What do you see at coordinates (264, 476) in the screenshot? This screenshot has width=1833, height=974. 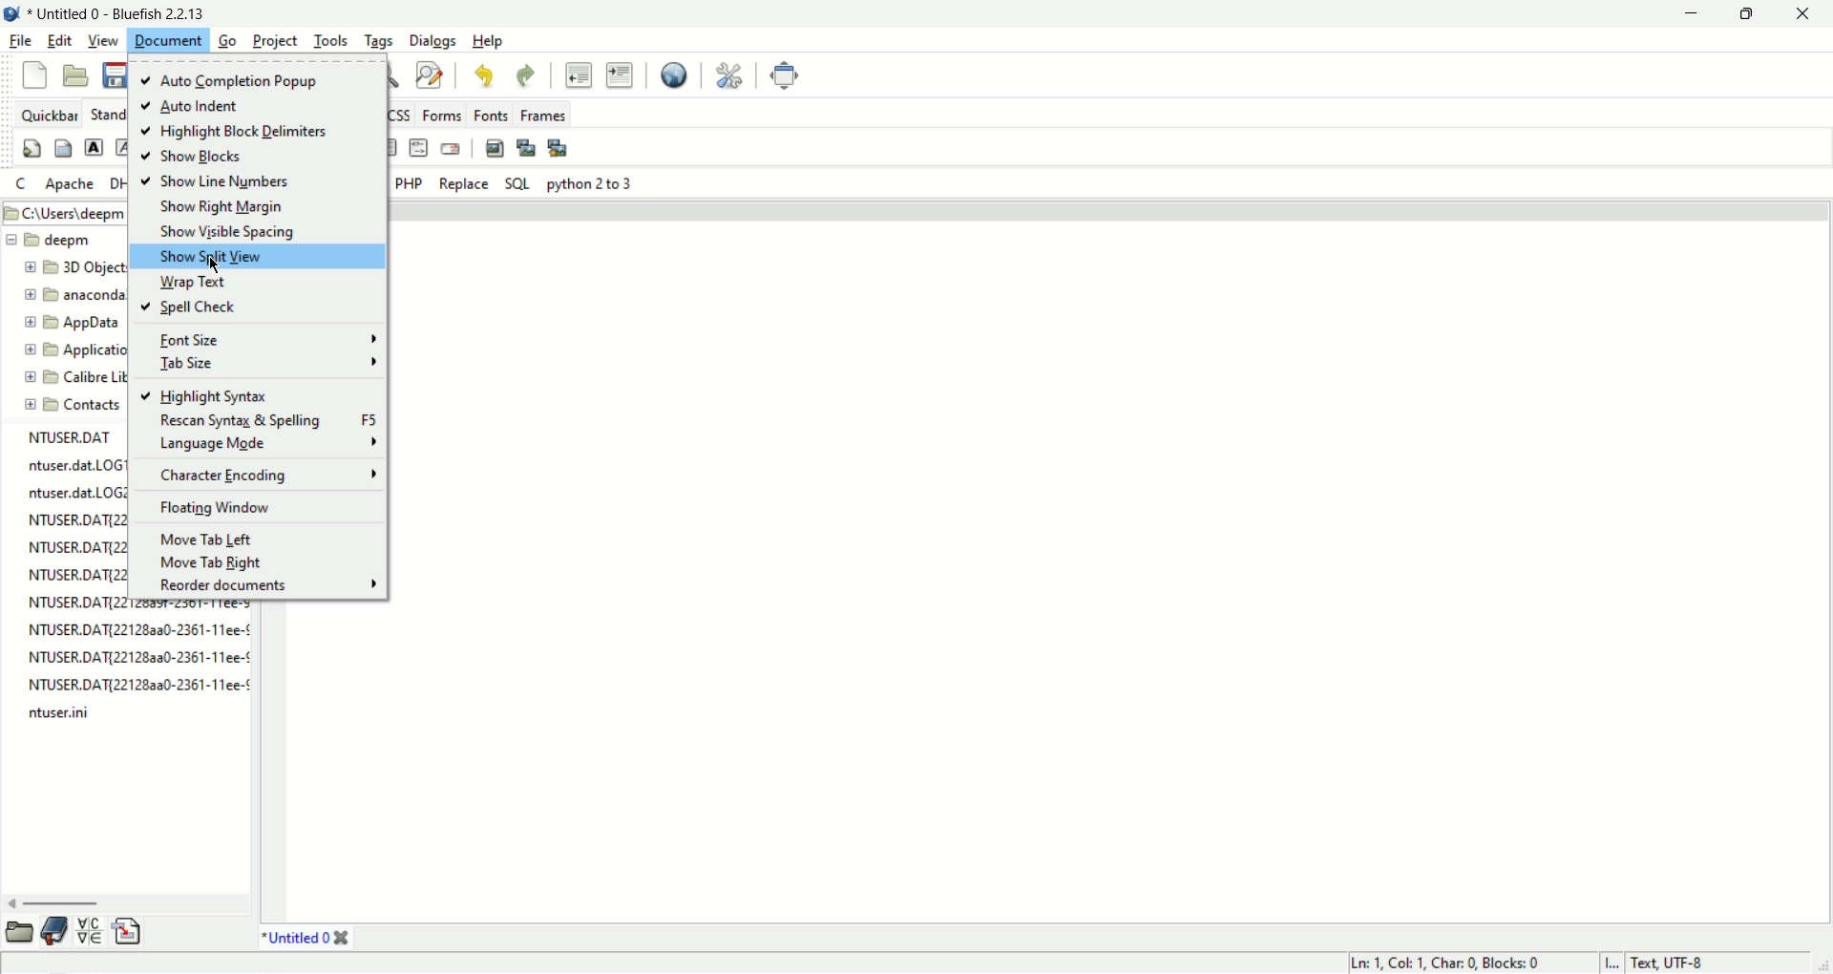 I see `character encoding` at bounding box center [264, 476].